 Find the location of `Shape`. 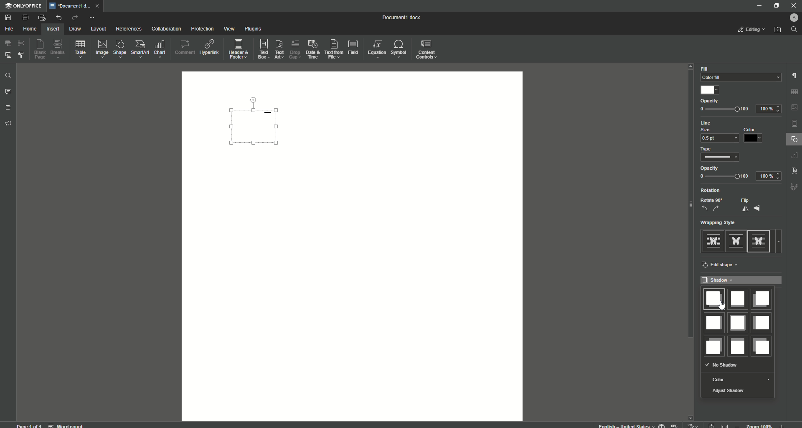

Shape is located at coordinates (119, 48).